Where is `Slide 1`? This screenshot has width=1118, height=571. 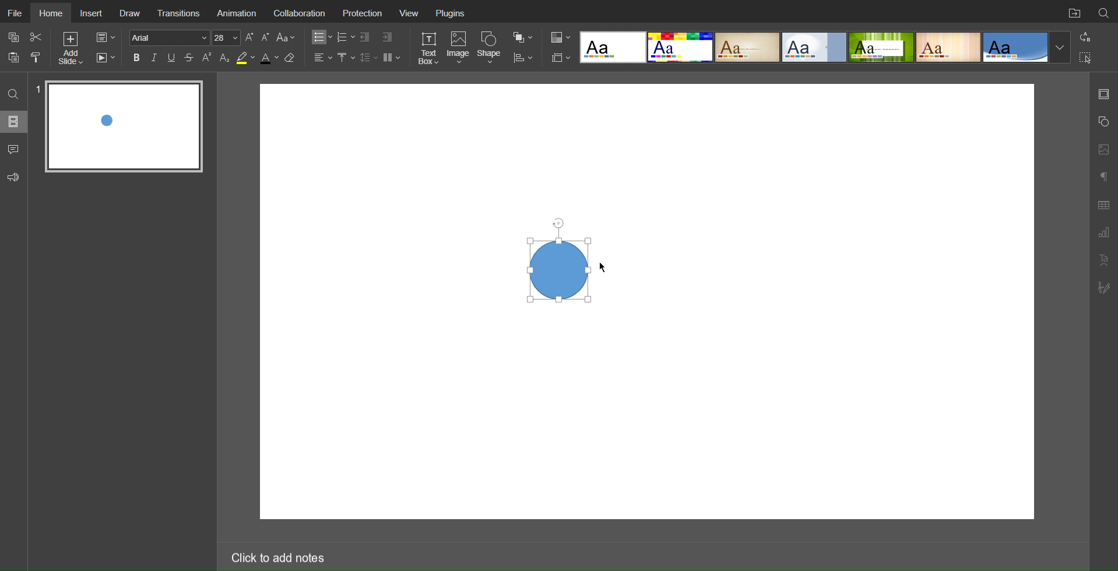
Slide 1 is located at coordinates (126, 126).